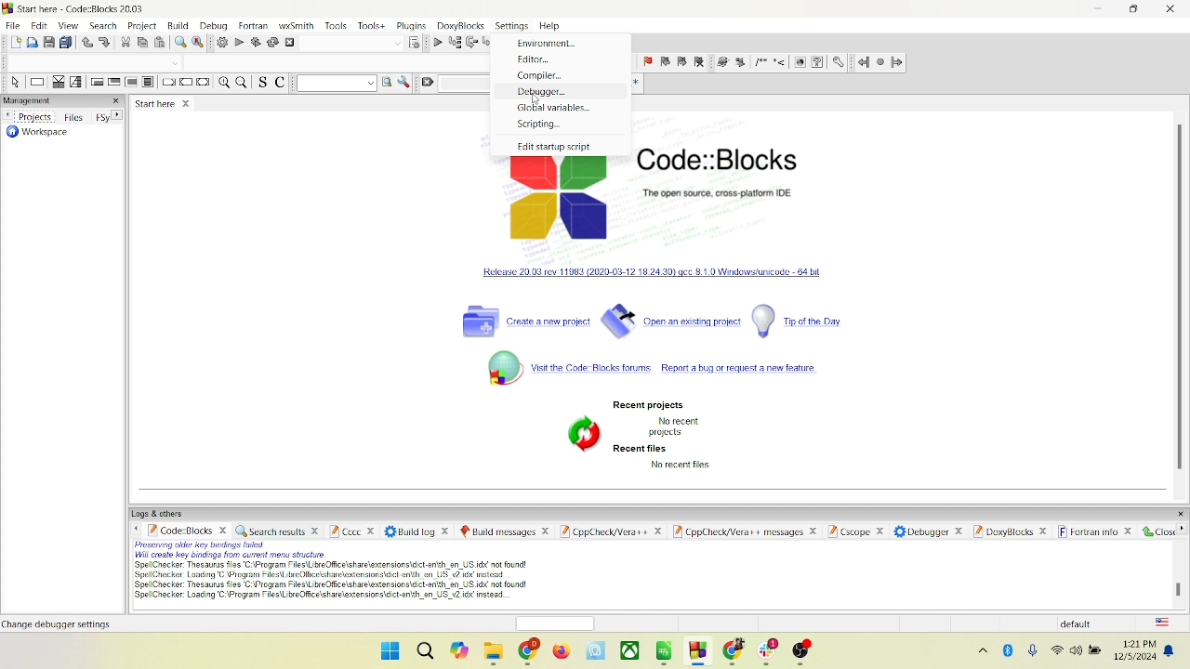 This screenshot has width=1190, height=669. I want to click on settings, so click(836, 60).